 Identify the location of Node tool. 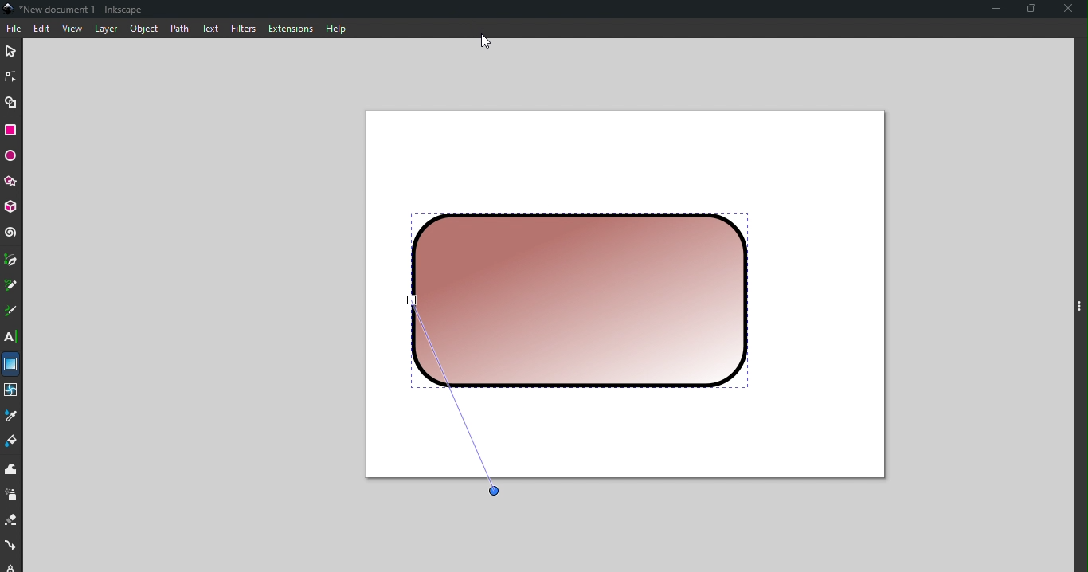
(13, 74).